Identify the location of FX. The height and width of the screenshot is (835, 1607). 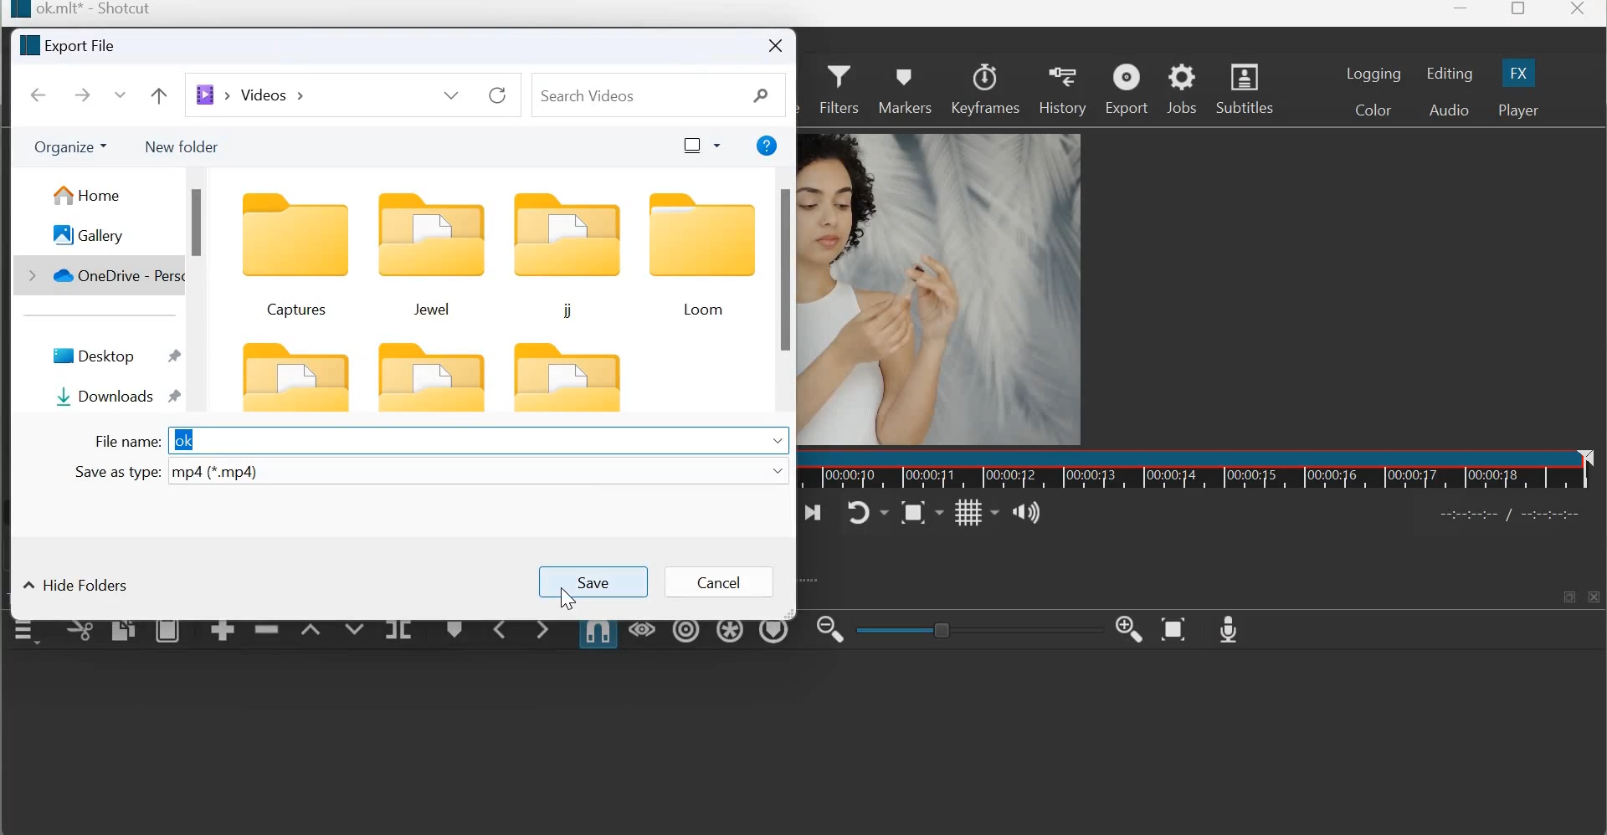
(1518, 72).